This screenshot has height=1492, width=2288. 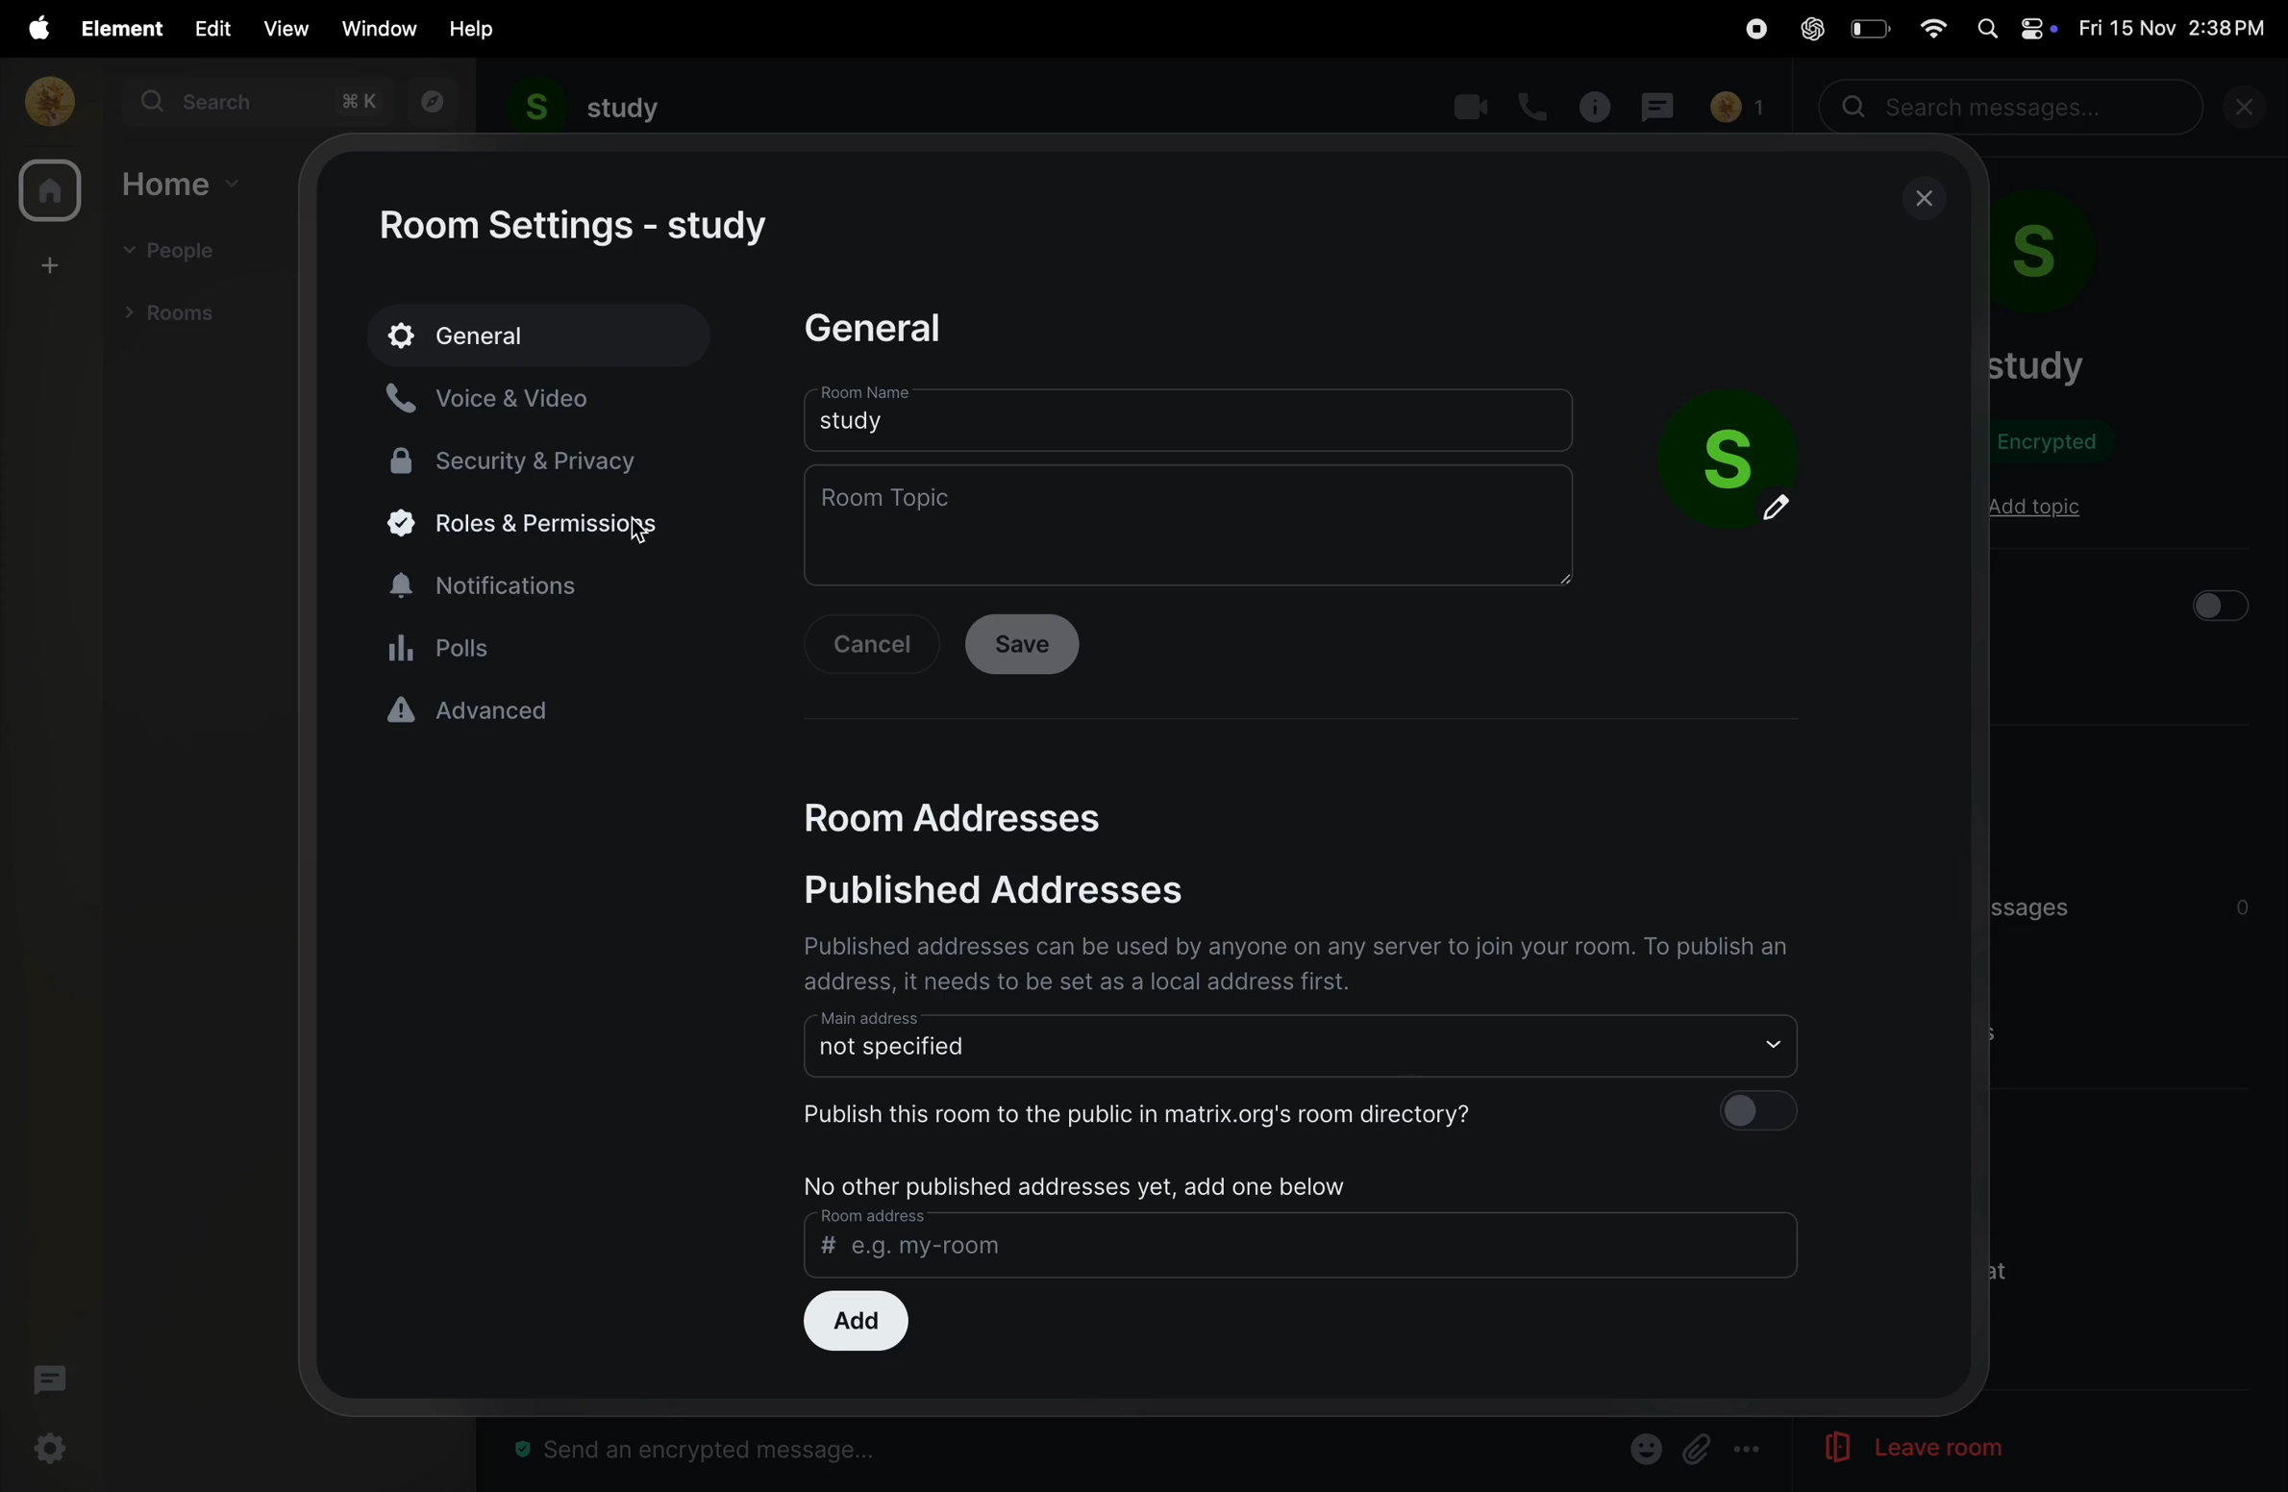 I want to click on help, so click(x=474, y=28).